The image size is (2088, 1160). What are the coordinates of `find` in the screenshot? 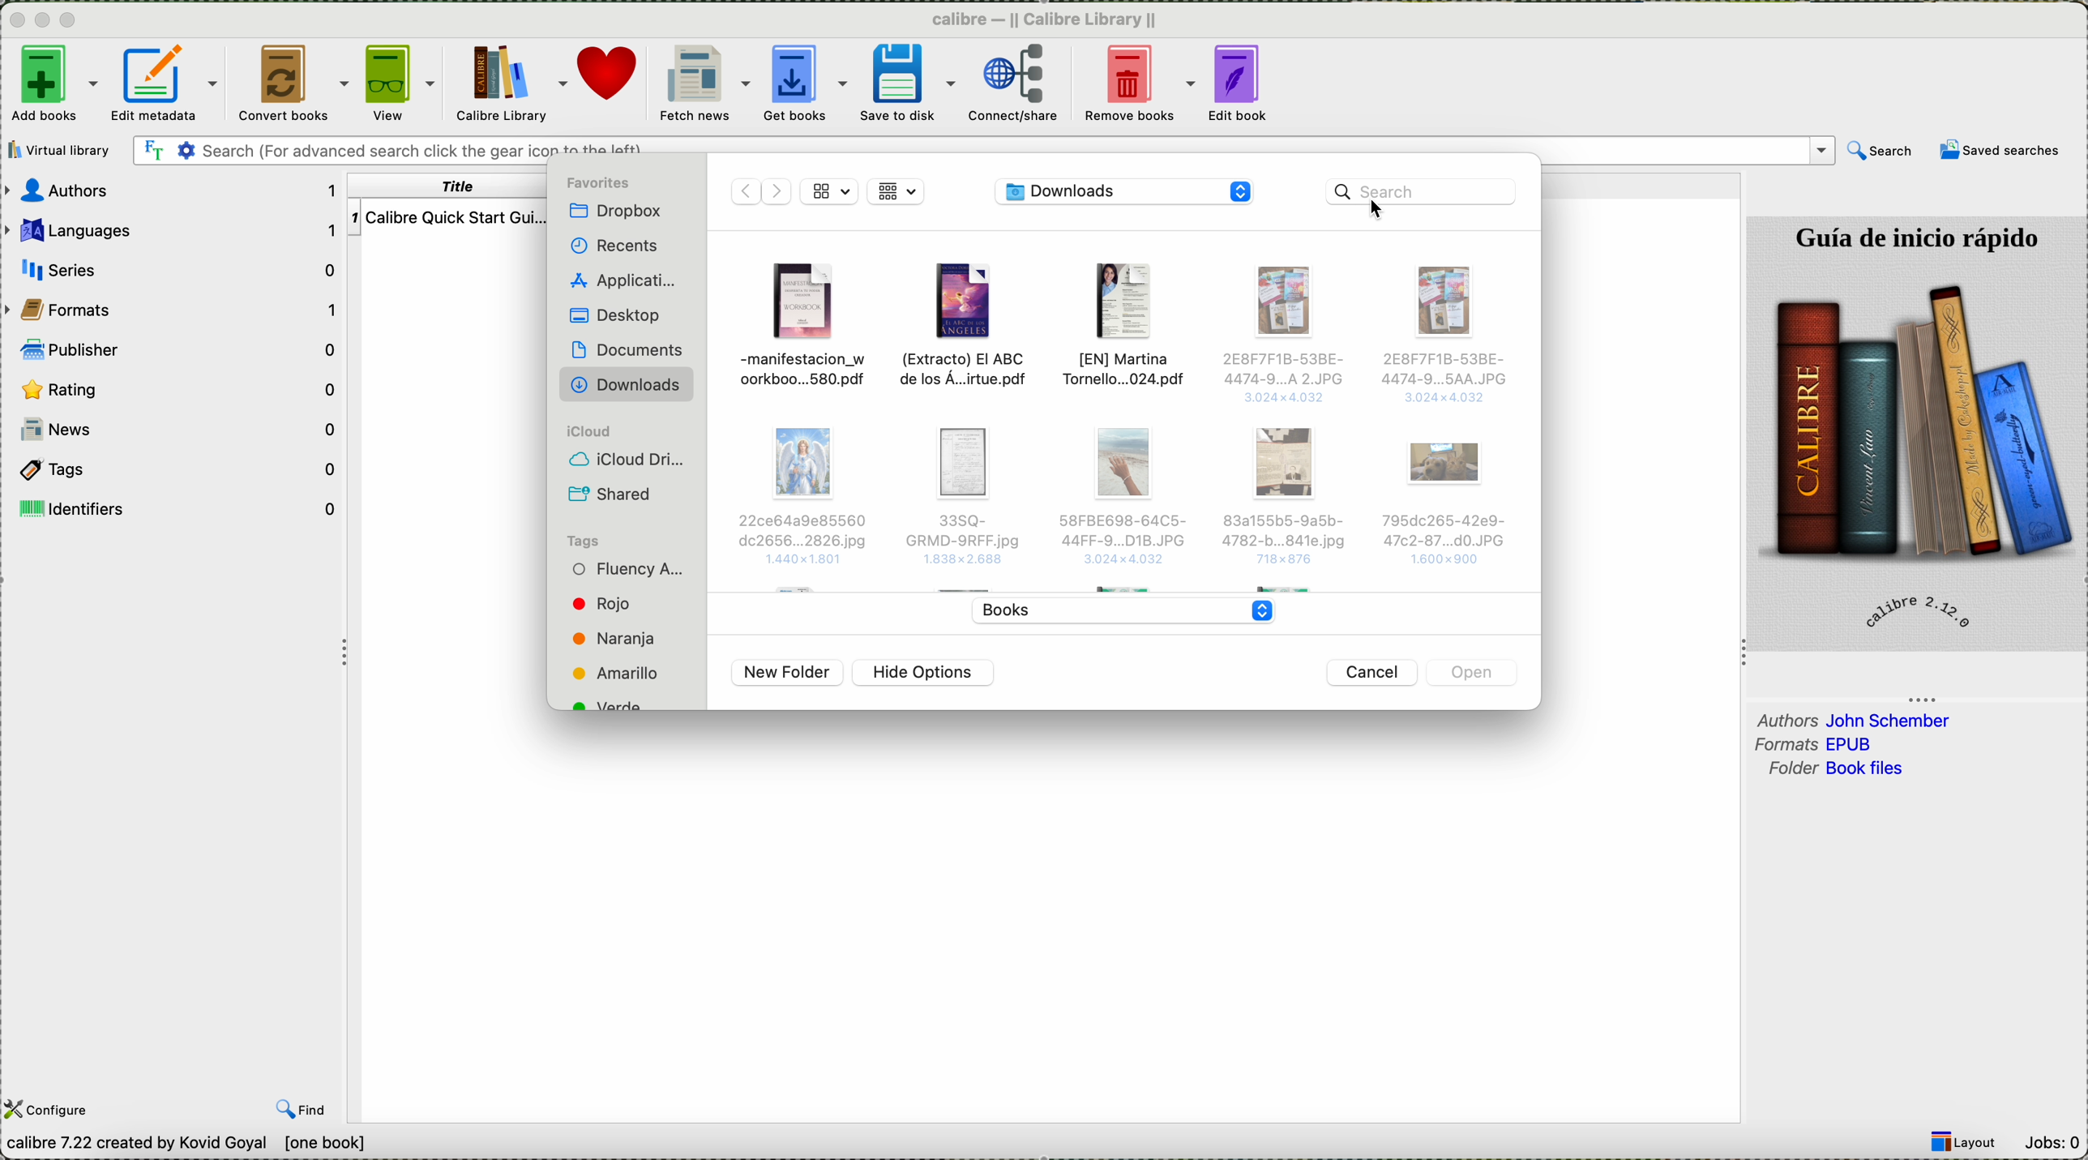 It's located at (302, 1108).